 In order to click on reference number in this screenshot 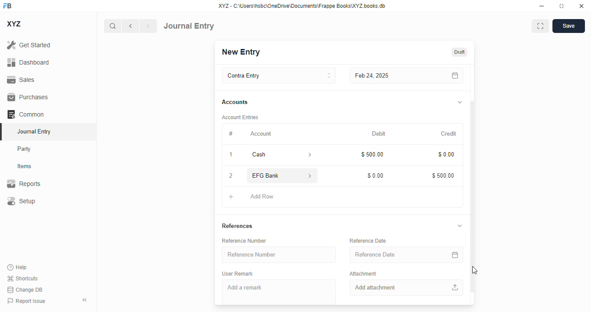, I will do `click(244, 241)`.